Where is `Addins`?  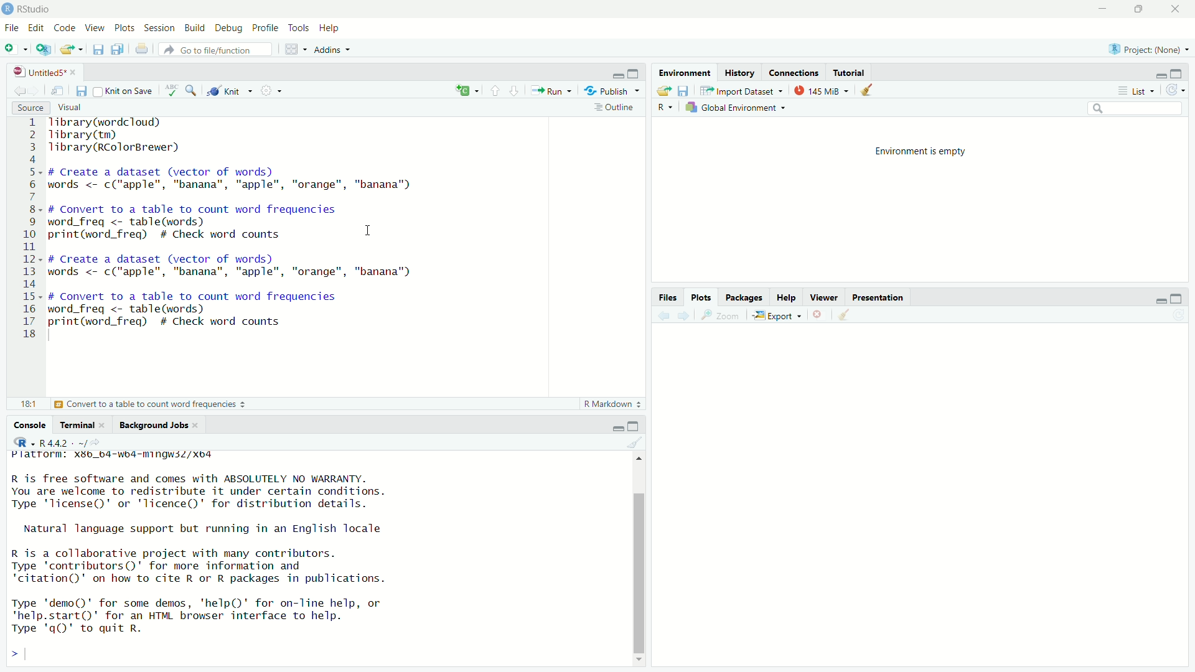 Addins is located at coordinates (332, 50).